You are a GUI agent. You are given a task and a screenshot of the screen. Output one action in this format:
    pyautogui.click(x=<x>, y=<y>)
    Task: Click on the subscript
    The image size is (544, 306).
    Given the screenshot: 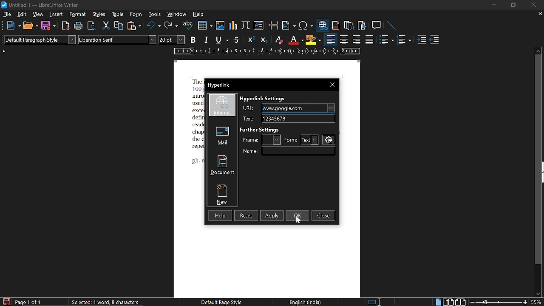 What is the action you would take?
    pyautogui.click(x=263, y=40)
    